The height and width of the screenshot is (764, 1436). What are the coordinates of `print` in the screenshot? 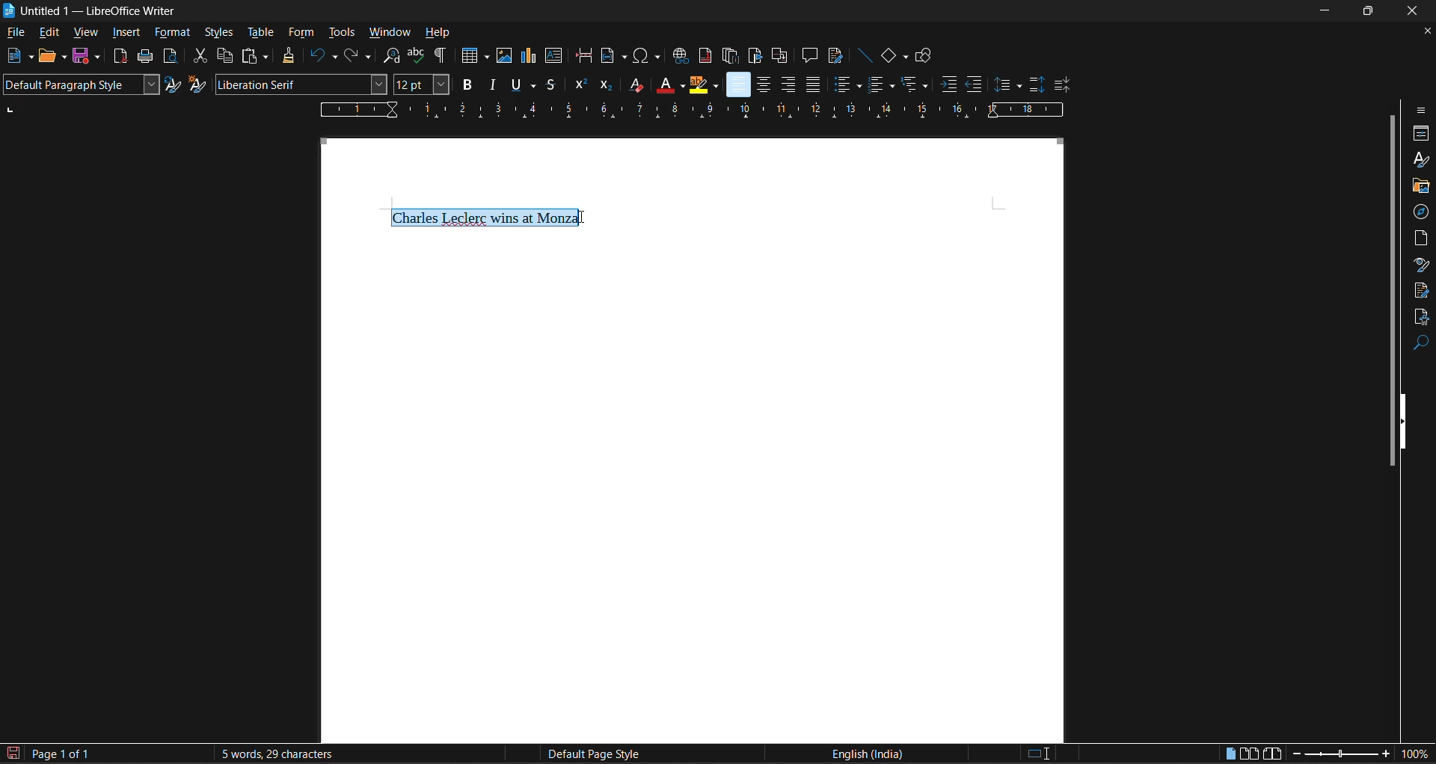 It's located at (144, 55).